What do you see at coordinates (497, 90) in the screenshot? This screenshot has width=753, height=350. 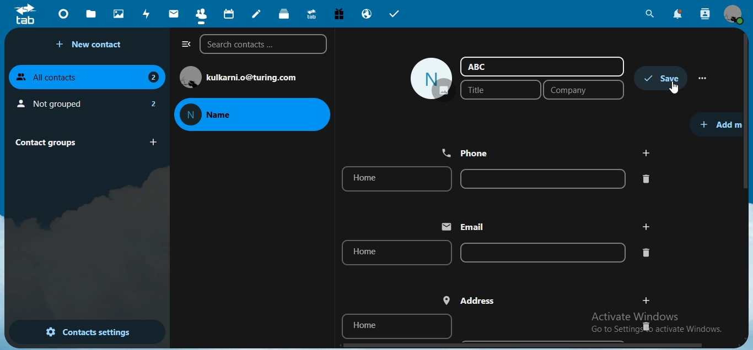 I see `title` at bounding box center [497, 90].